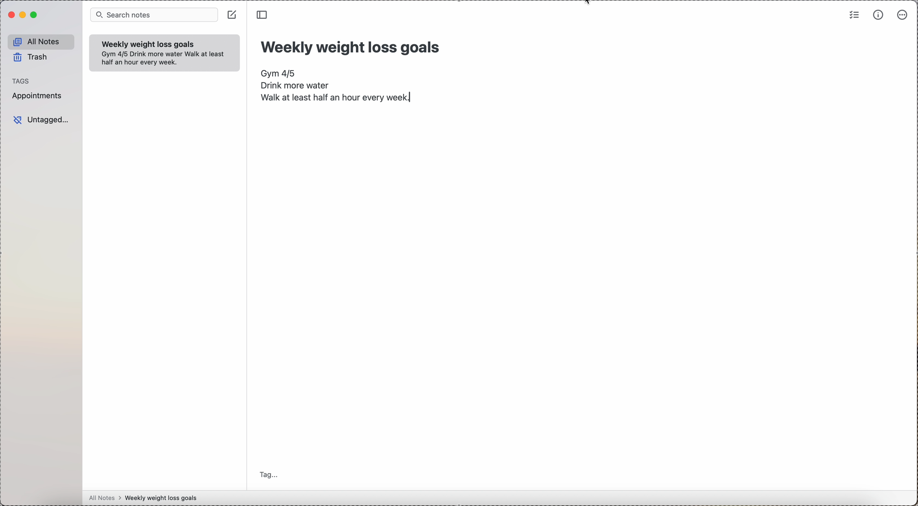  I want to click on untagged, so click(42, 119).